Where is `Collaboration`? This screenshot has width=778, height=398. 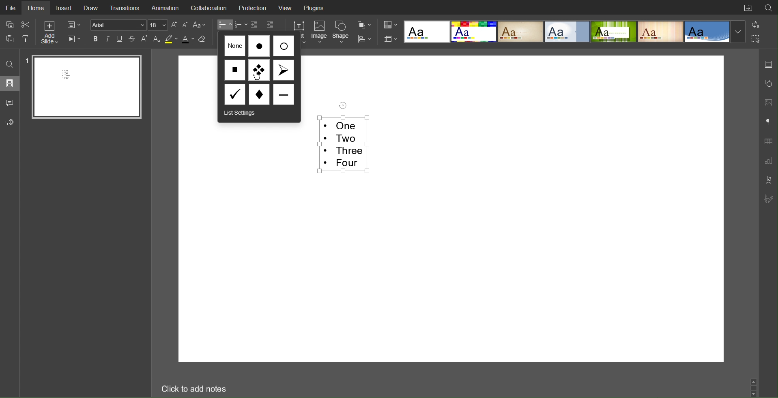
Collaboration is located at coordinates (208, 7).